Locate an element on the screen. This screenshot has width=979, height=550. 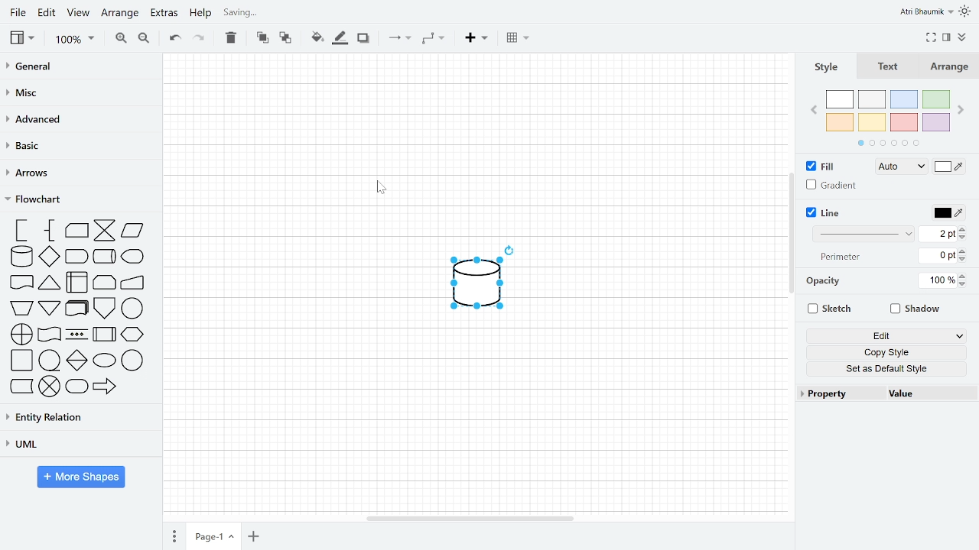
Inserted shape is located at coordinates (481, 287).